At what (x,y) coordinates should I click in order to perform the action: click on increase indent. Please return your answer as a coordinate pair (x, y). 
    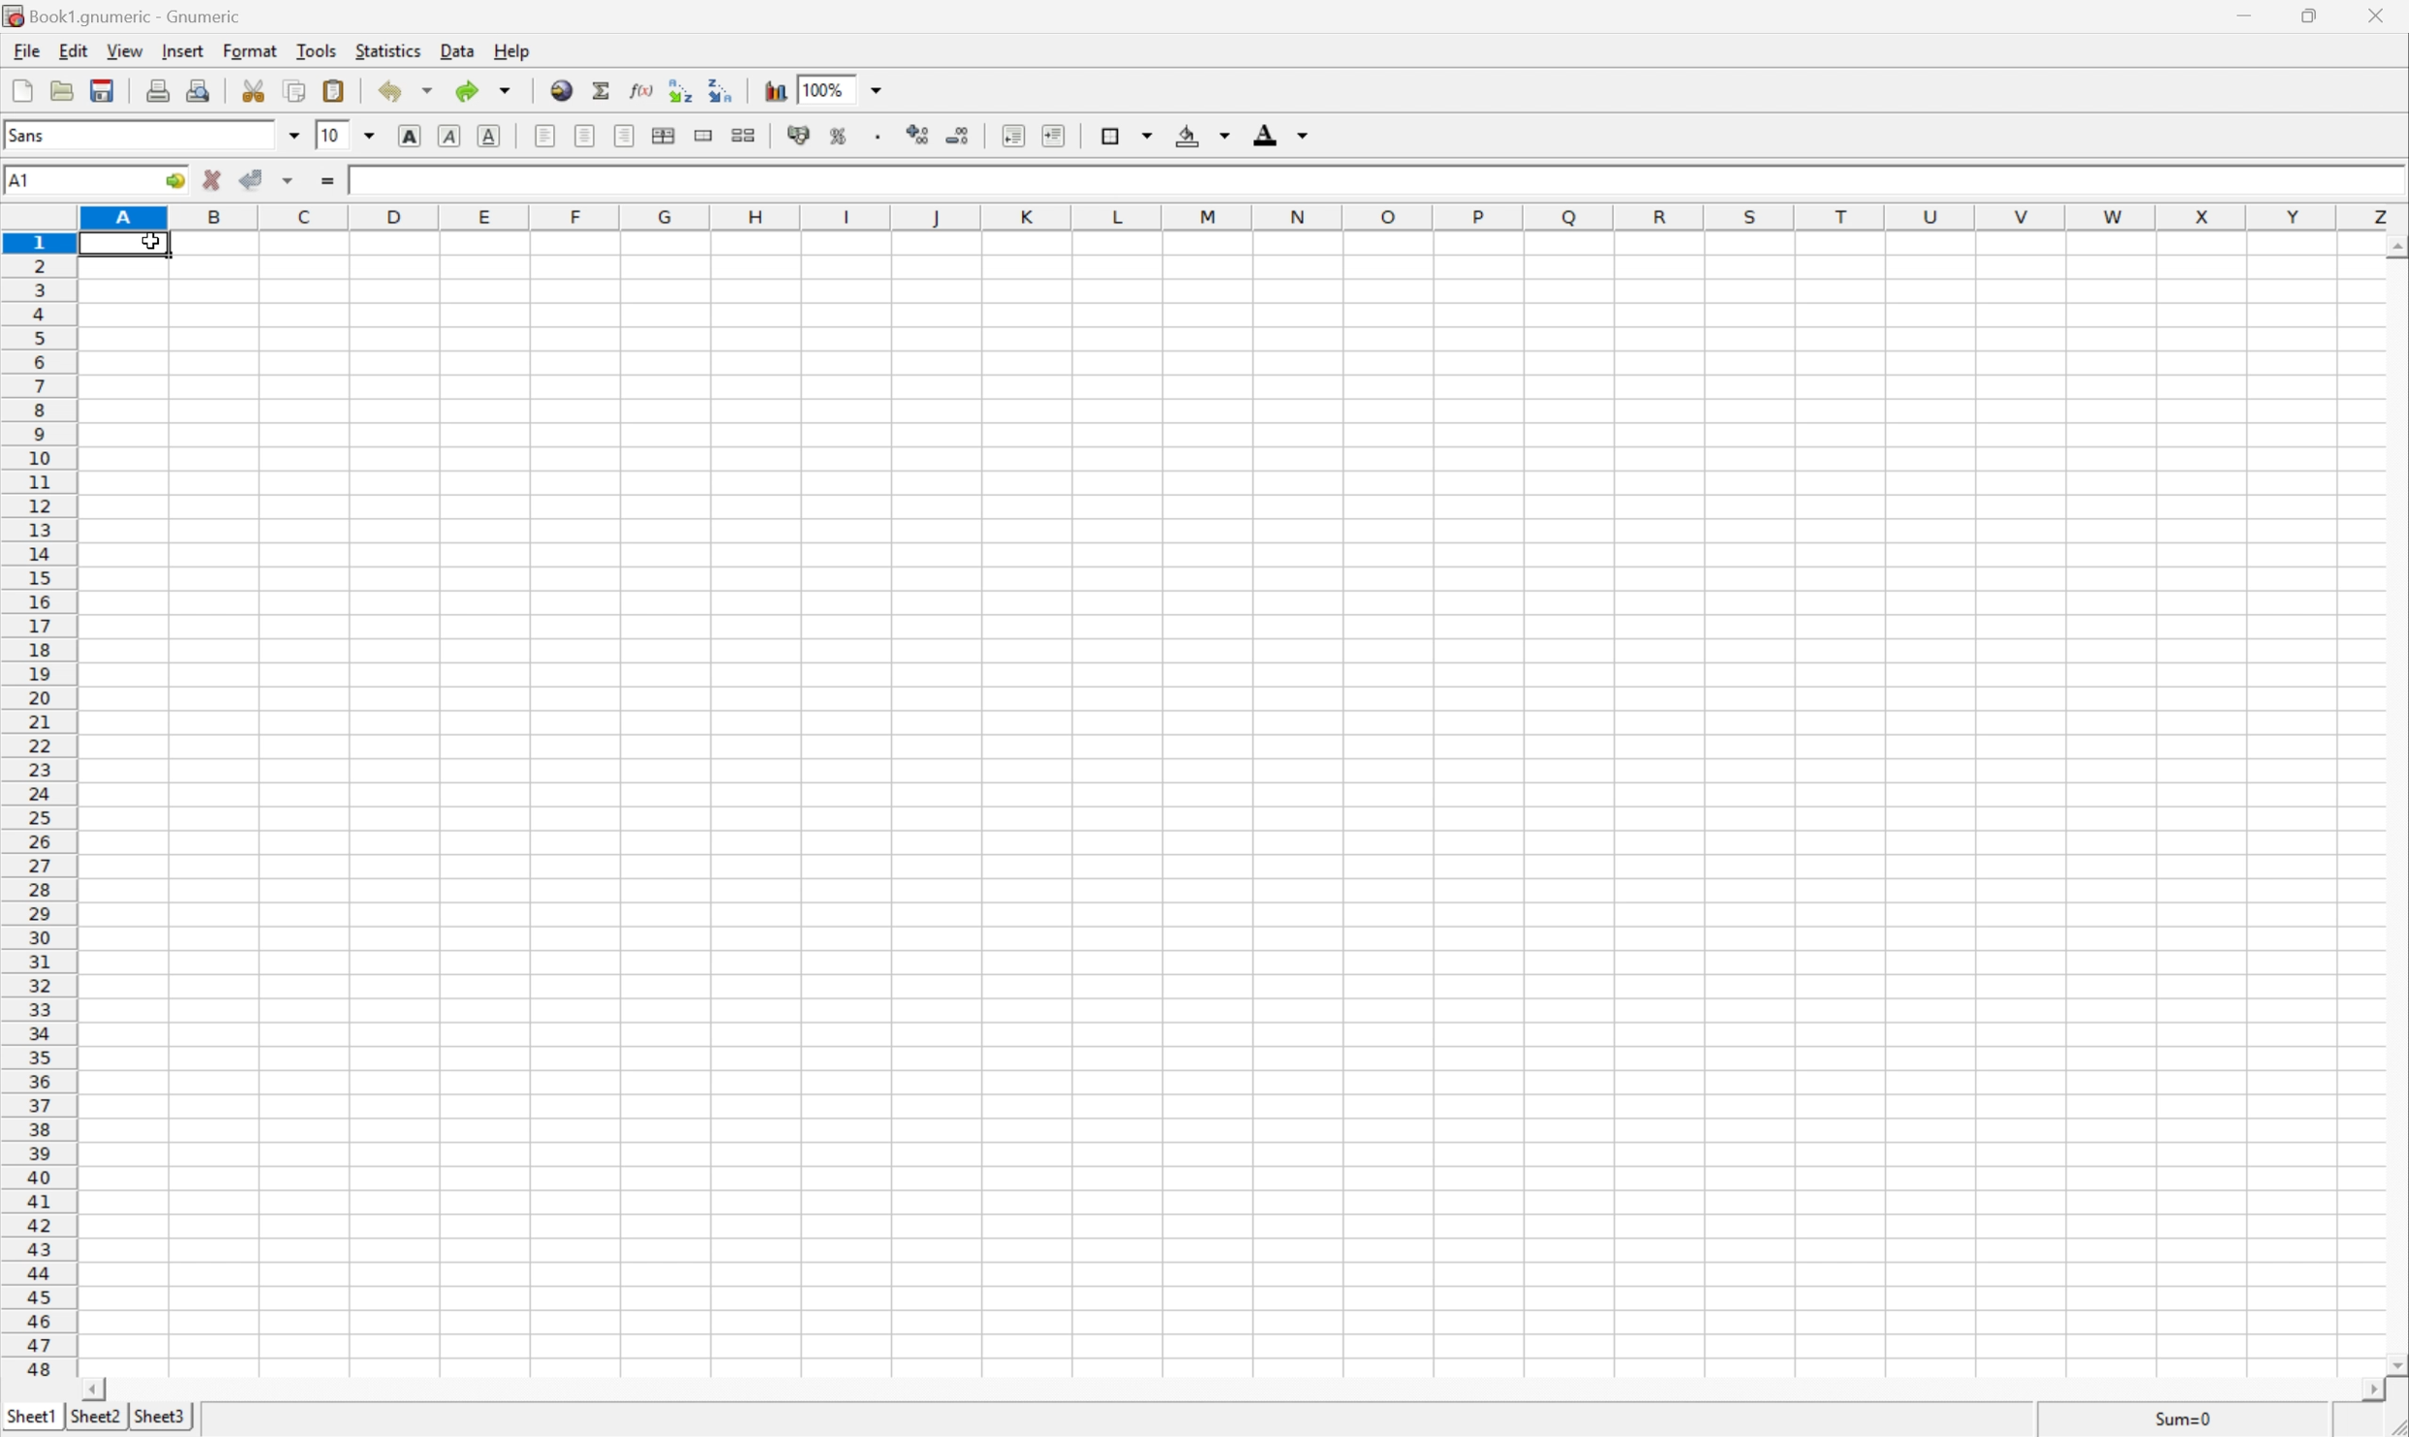
    Looking at the image, I should click on (1048, 134).